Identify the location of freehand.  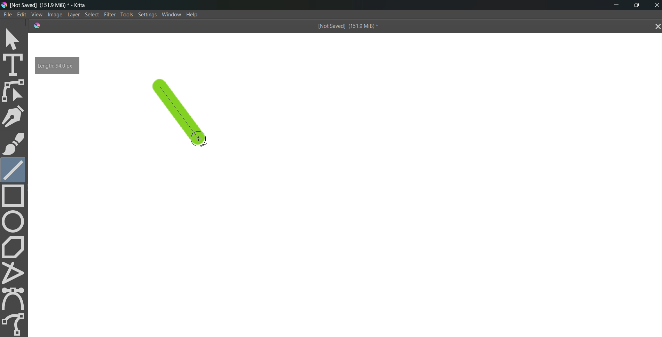
(15, 323).